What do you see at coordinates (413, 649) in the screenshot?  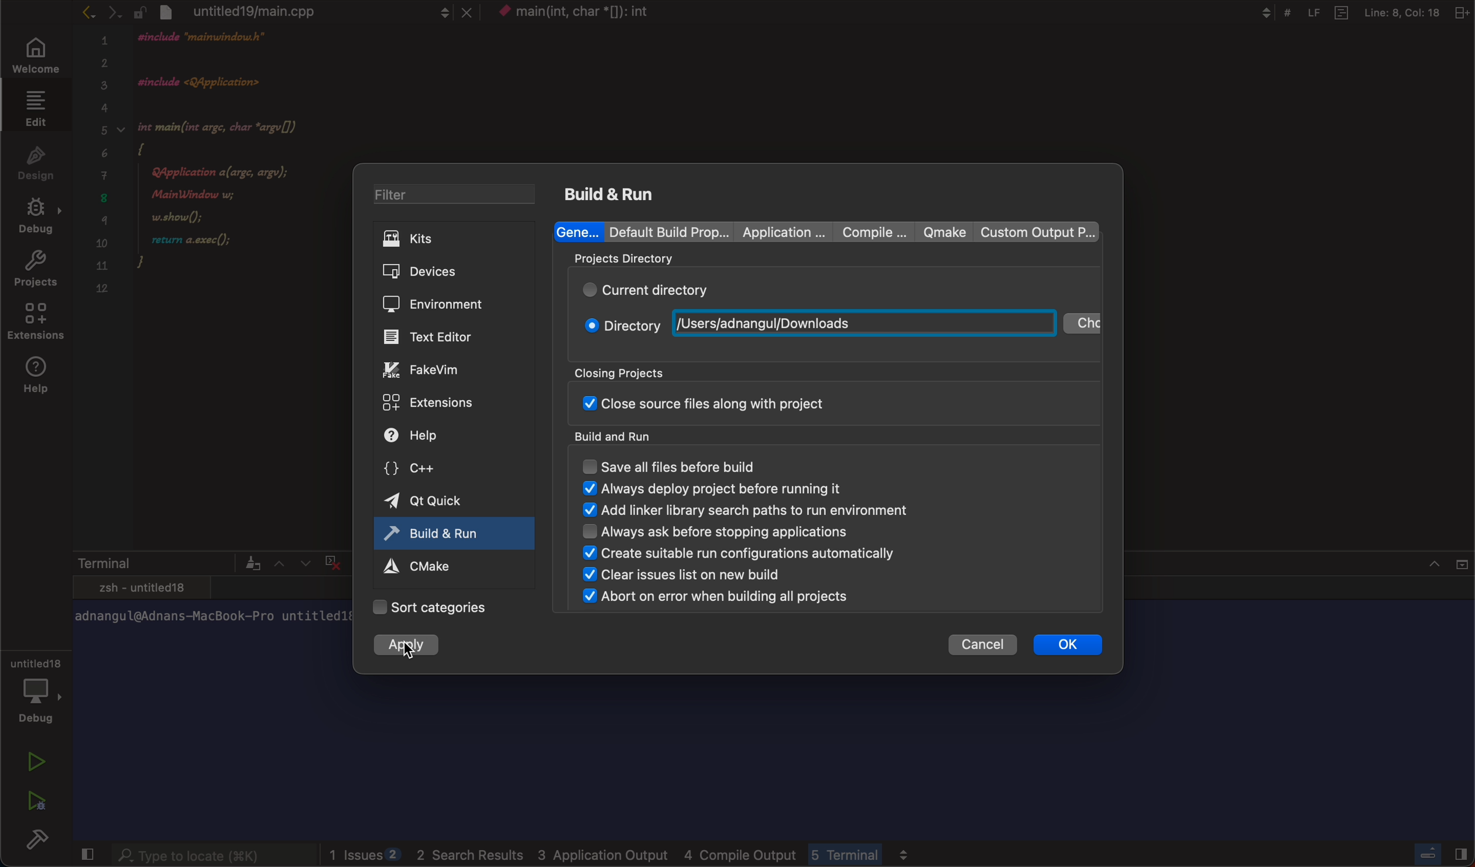 I see `cursor` at bounding box center [413, 649].